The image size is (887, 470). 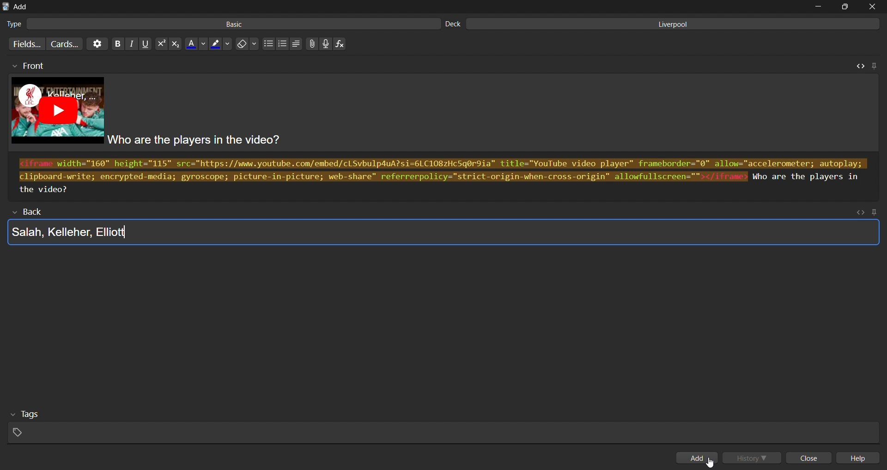 I want to click on minimize, so click(x=817, y=6).